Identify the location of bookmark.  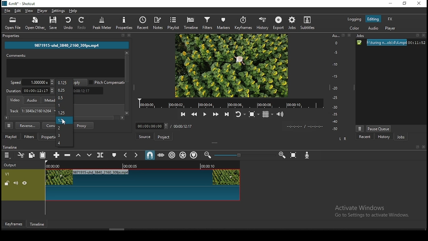
(343, 36).